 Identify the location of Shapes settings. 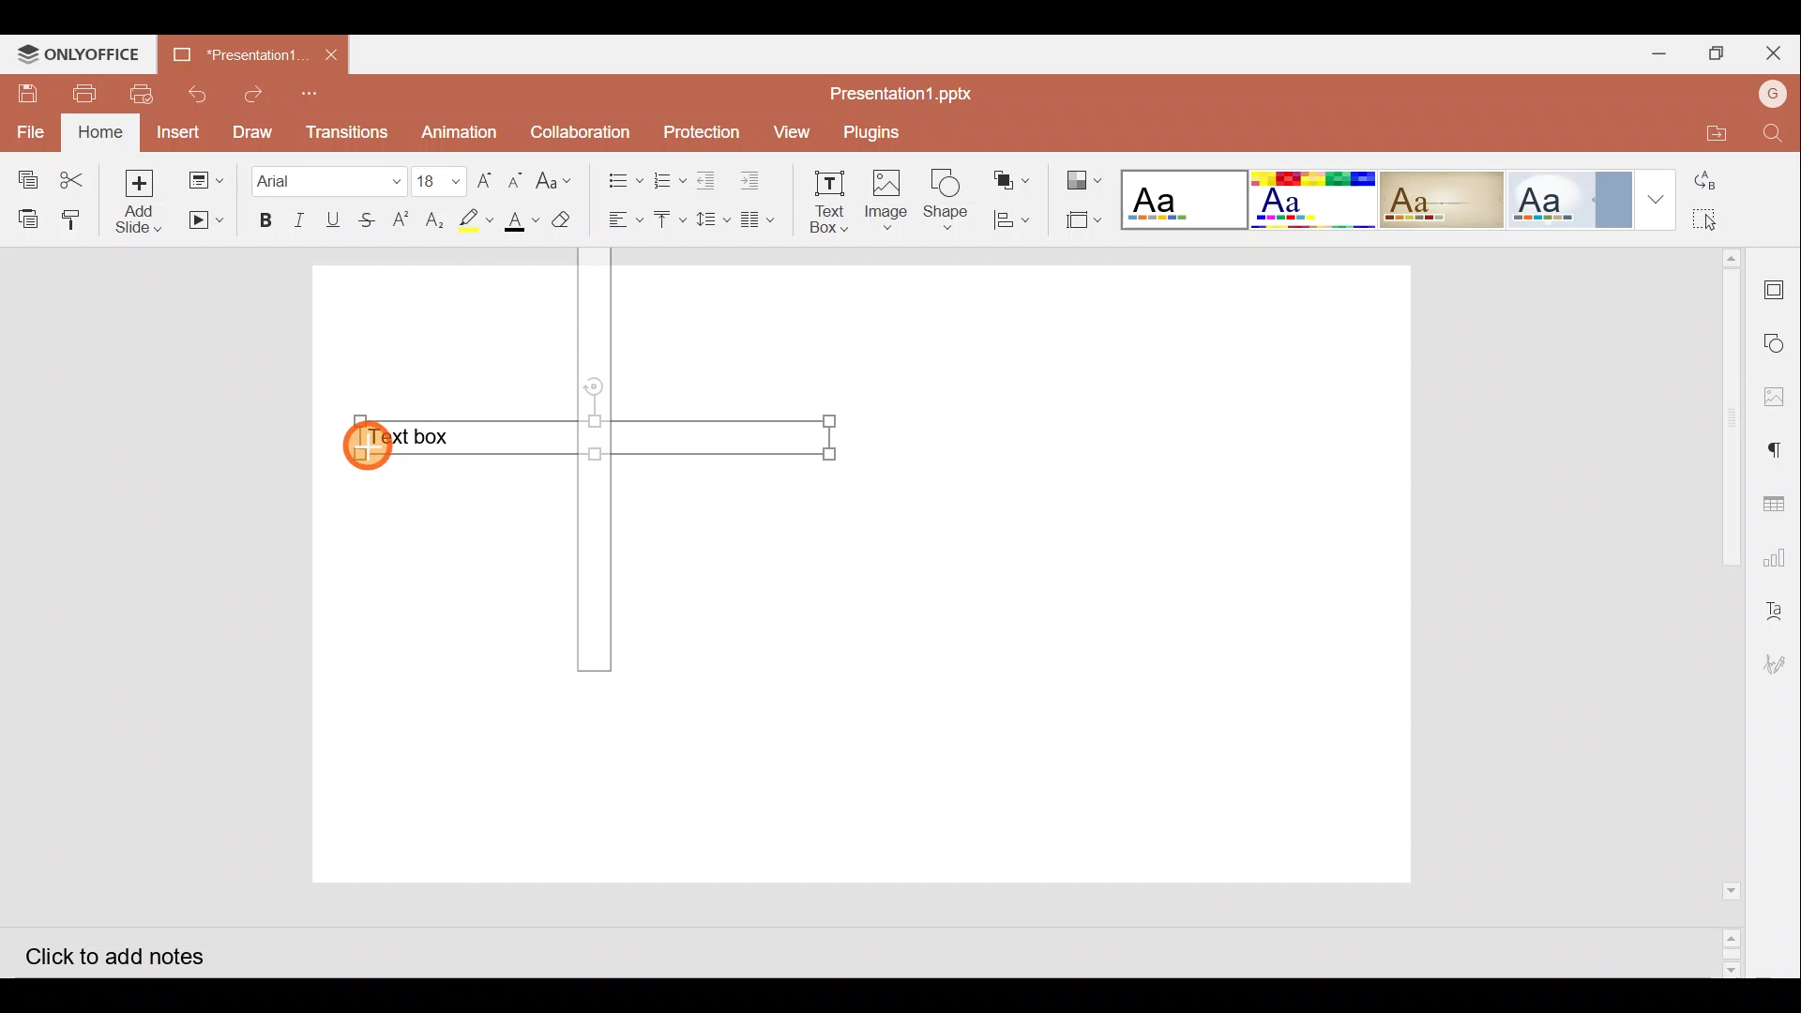
(1778, 345).